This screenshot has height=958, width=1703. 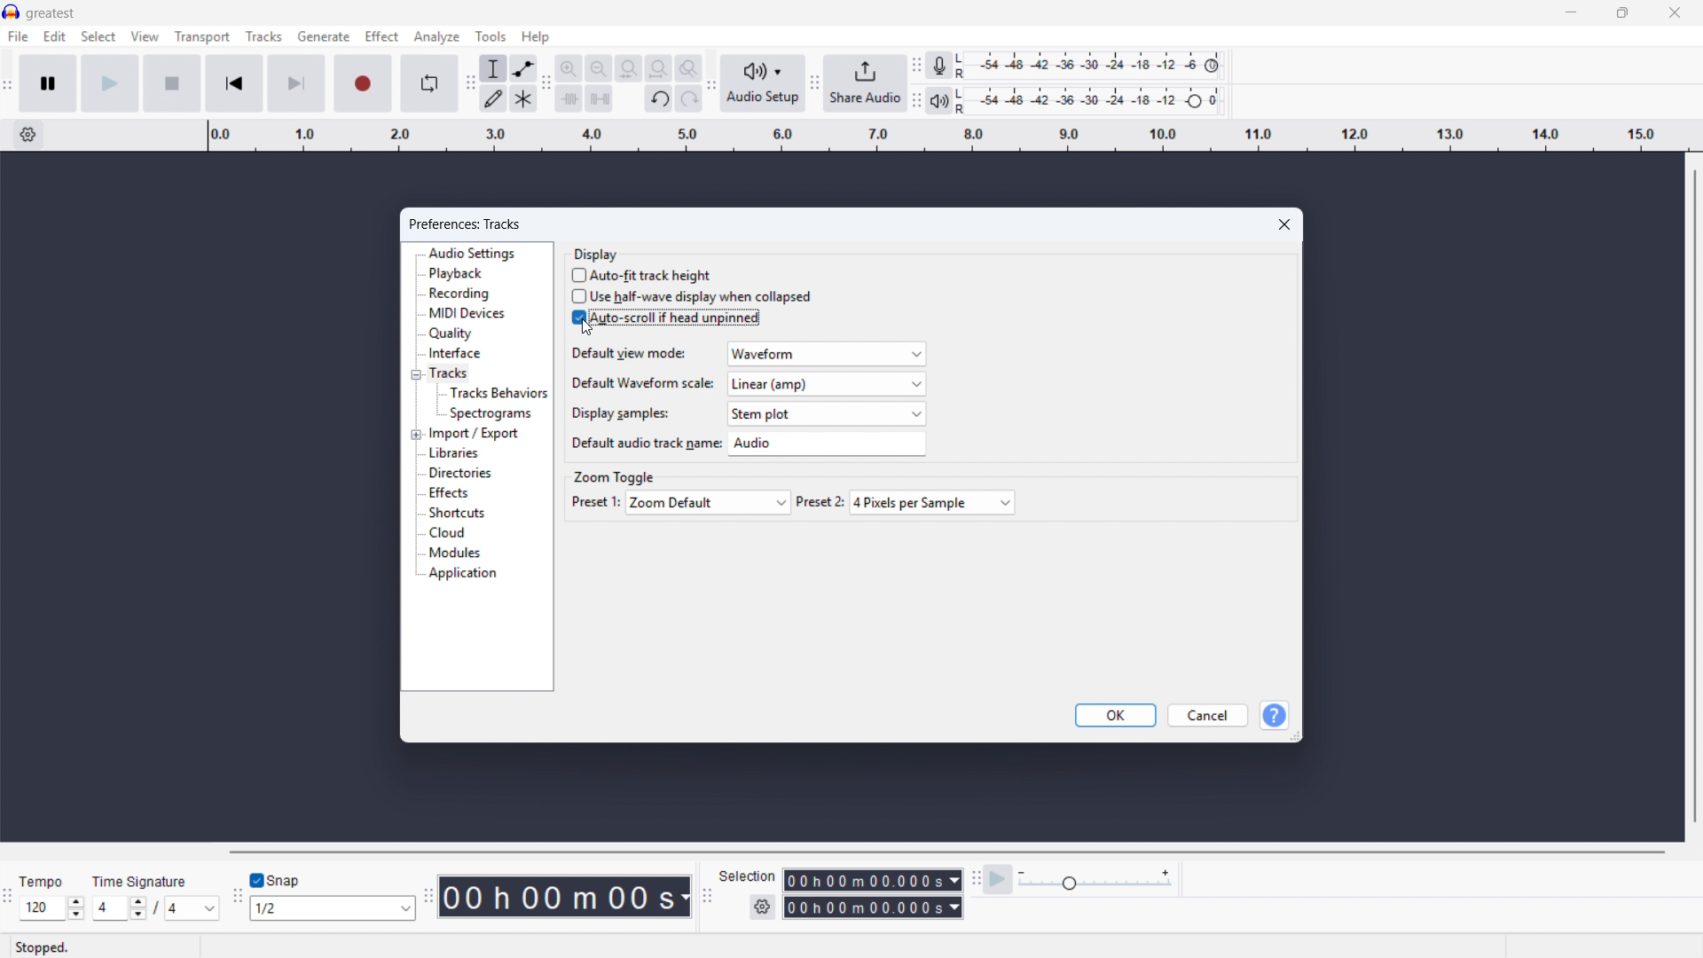 What do you see at coordinates (173, 84) in the screenshot?
I see `stop ` at bounding box center [173, 84].